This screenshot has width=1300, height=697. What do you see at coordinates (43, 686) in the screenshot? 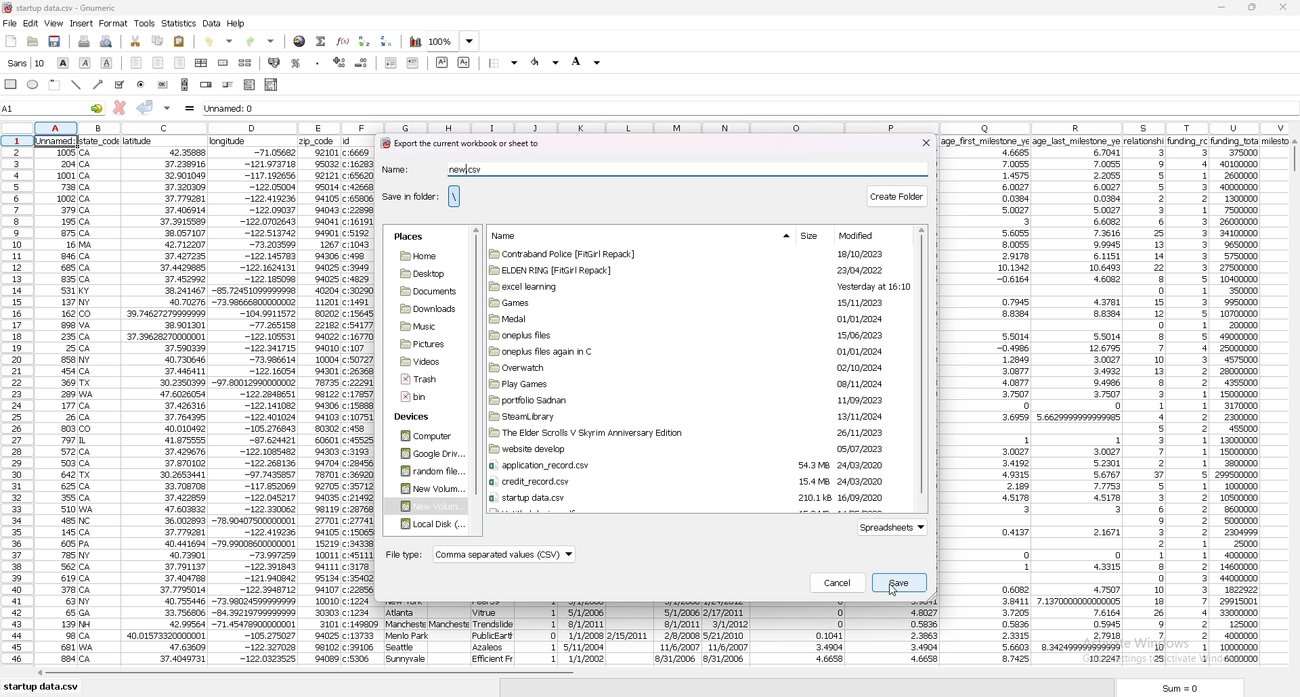
I see `Startup data.csv` at bounding box center [43, 686].